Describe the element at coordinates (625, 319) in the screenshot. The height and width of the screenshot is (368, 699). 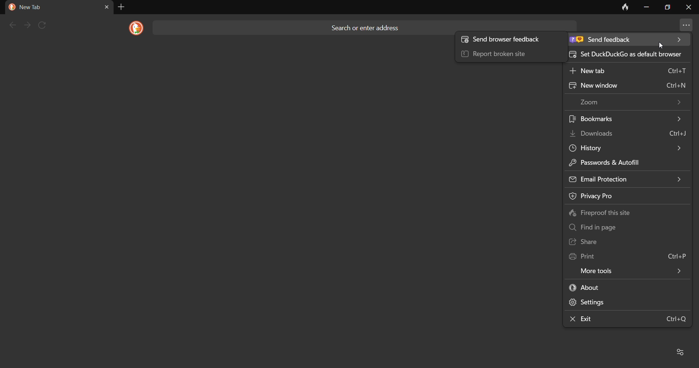
I see `exit` at that location.